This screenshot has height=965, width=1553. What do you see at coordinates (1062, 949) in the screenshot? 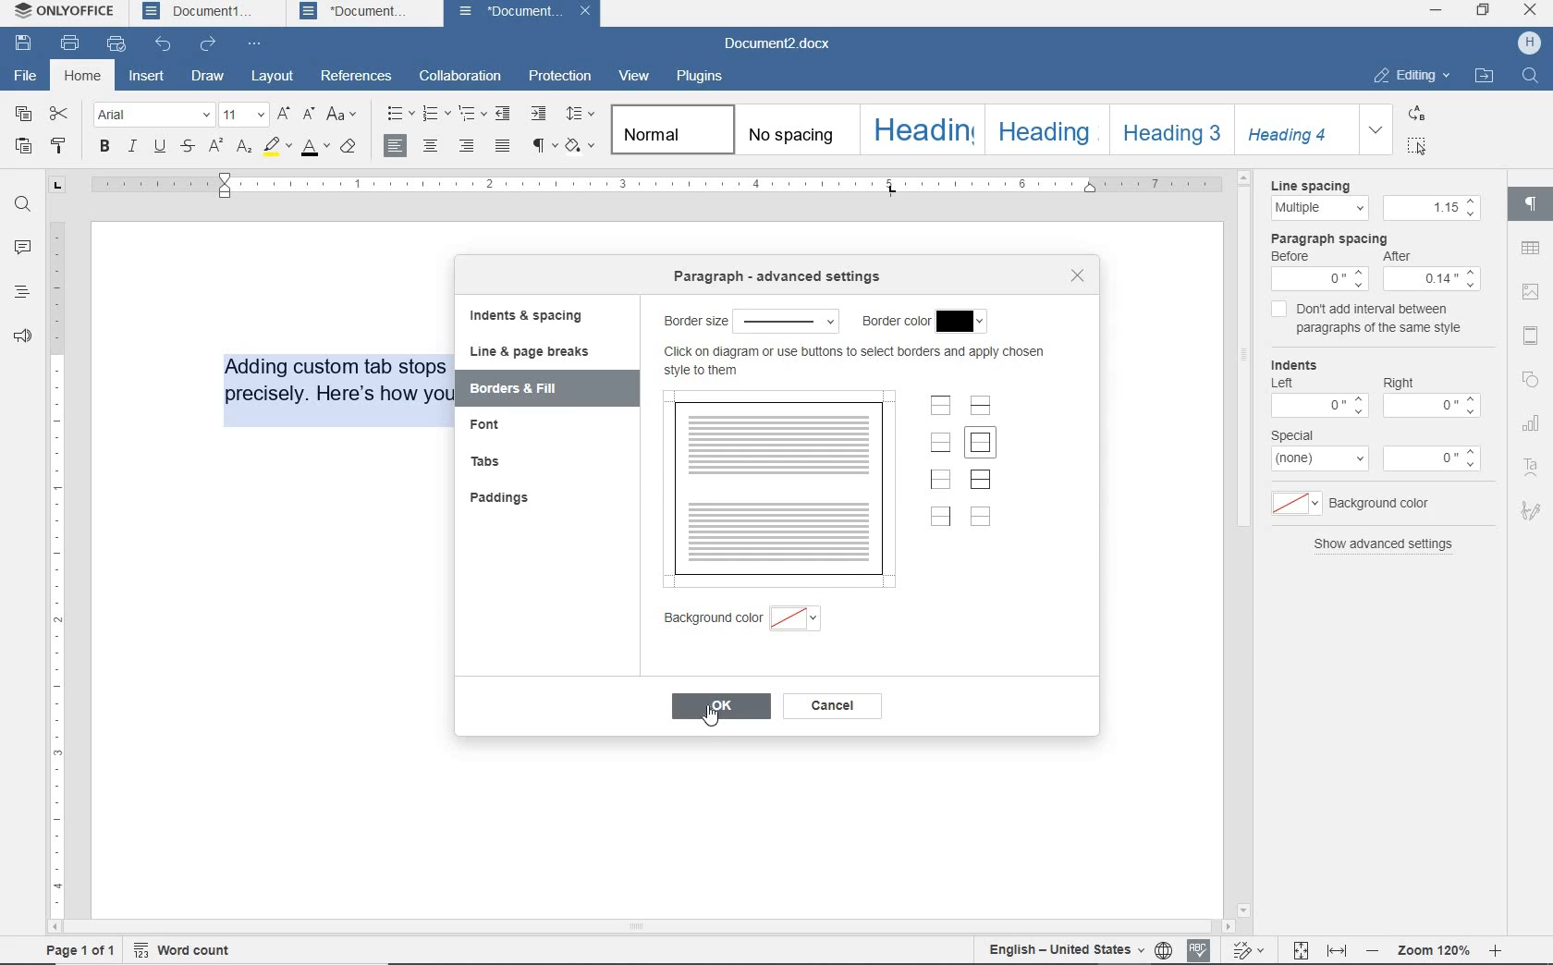
I see `track changes` at bounding box center [1062, 949].